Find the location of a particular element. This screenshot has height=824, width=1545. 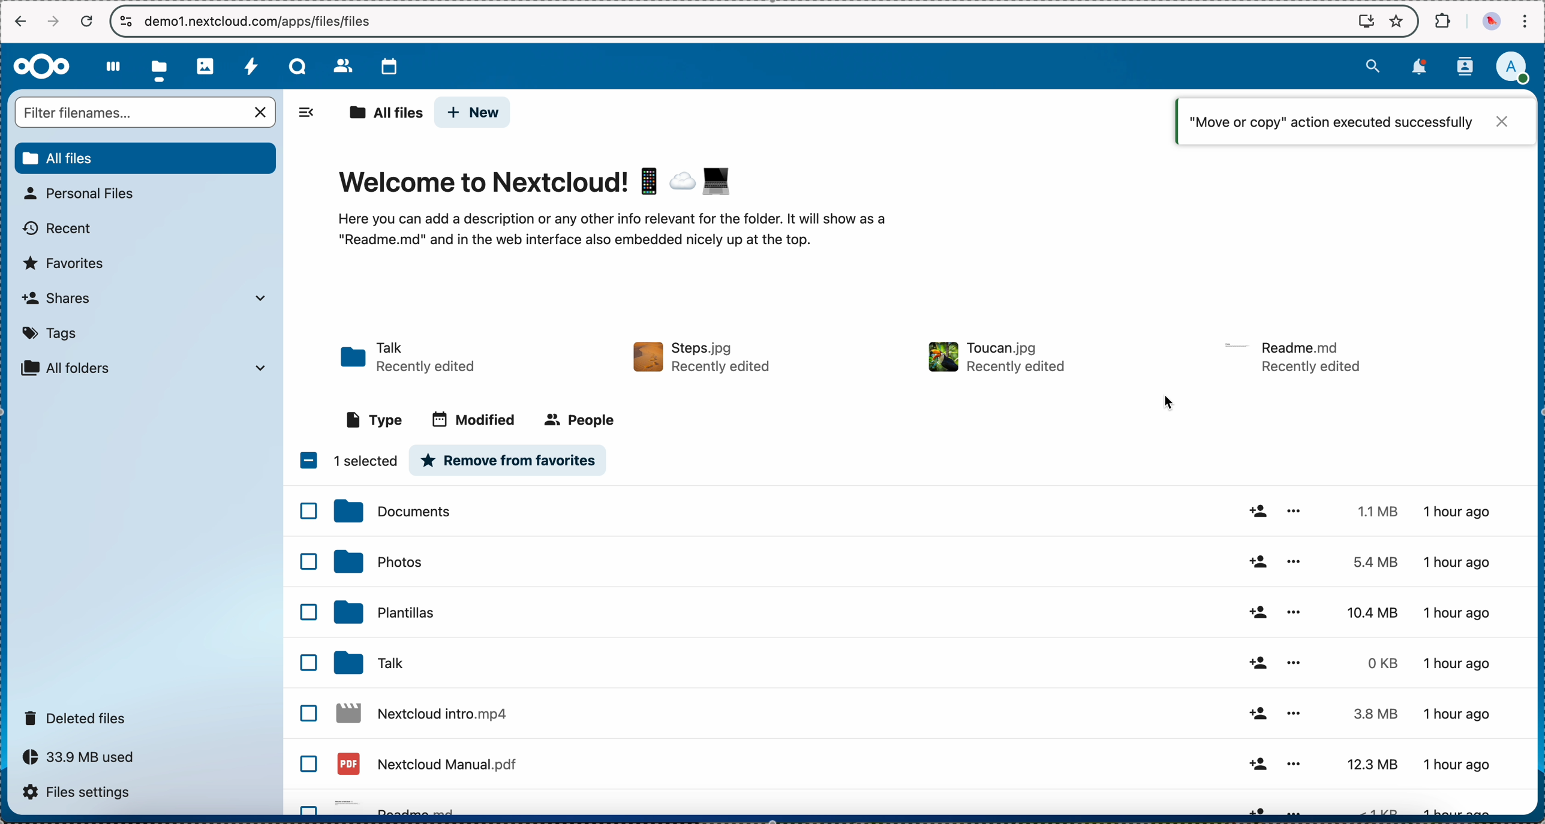

click on files is located at coordinates (161, 67).